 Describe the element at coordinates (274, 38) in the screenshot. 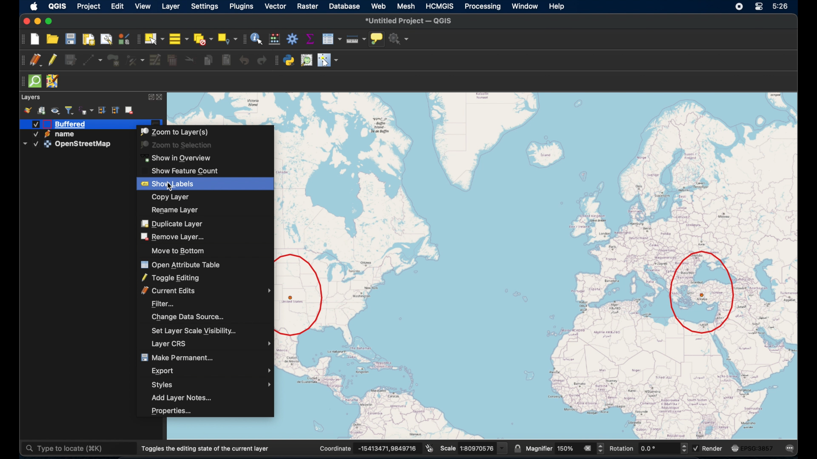

I see `open field calculator` at that location.